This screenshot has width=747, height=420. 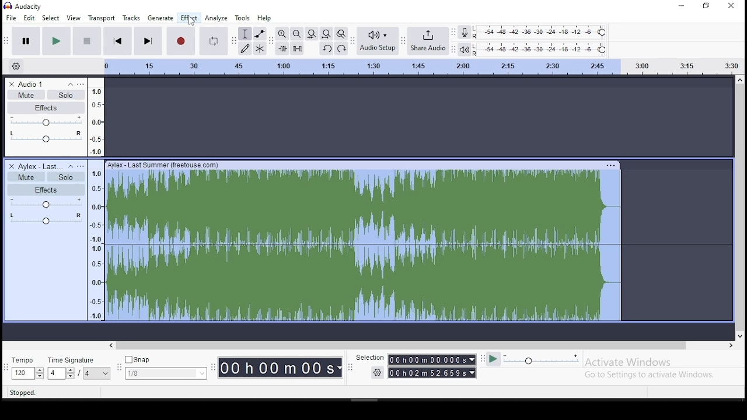 I want to click on generate, so click(x=161, y=19).